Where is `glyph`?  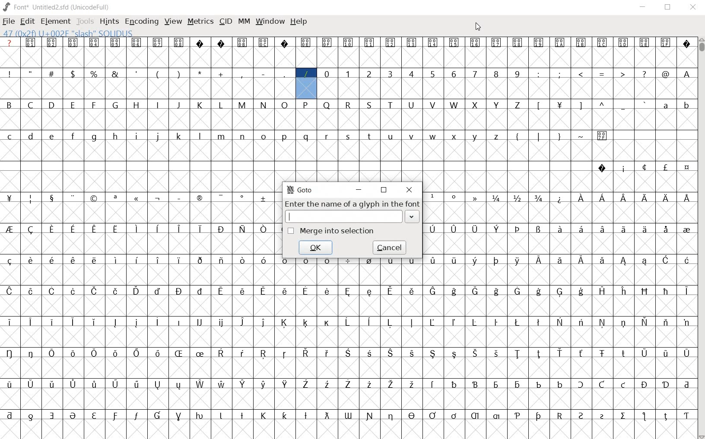
glyph is located at coordinates (497, 105).